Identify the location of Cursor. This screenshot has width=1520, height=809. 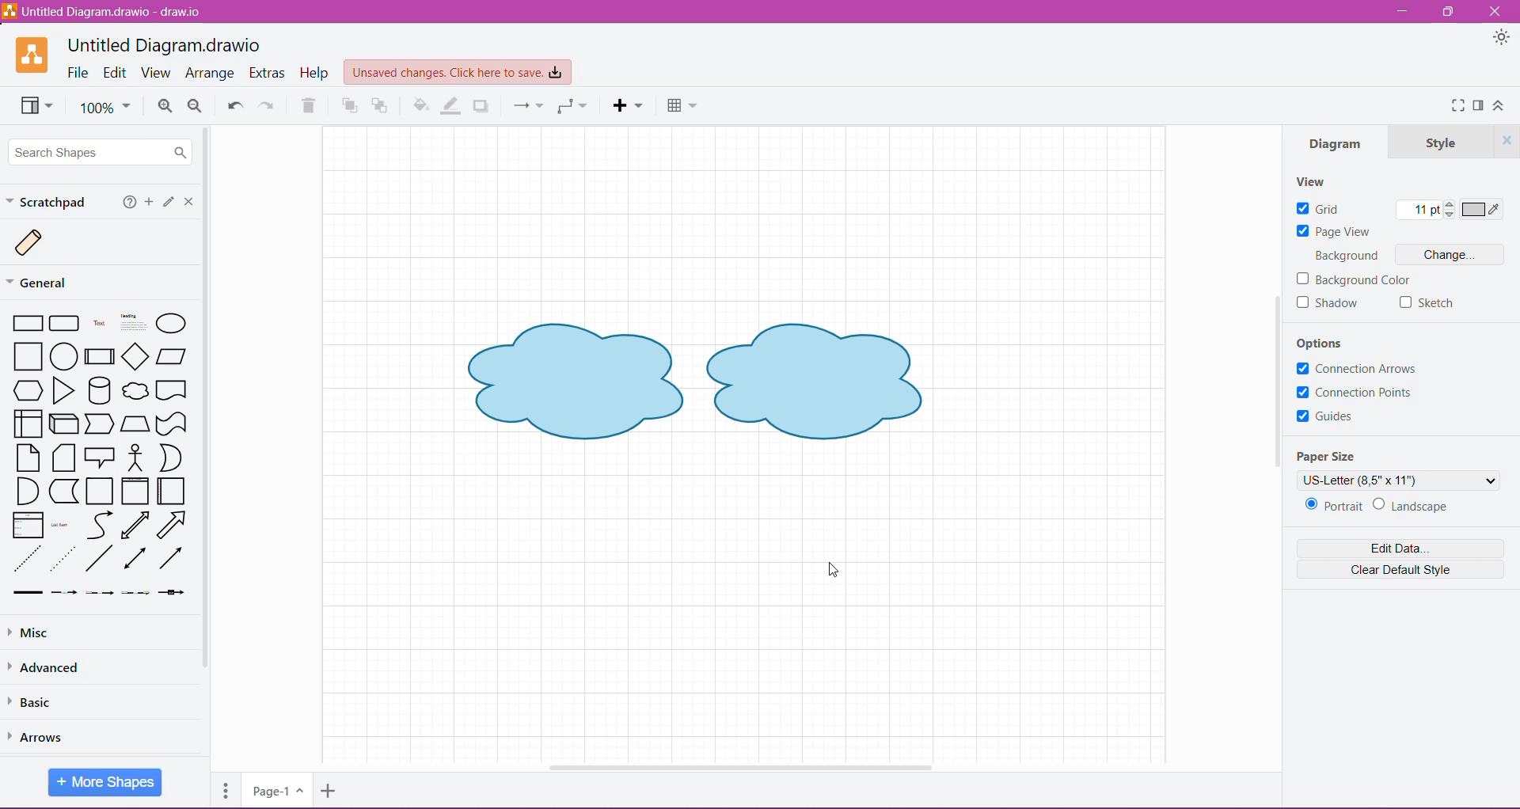
(832, 568).